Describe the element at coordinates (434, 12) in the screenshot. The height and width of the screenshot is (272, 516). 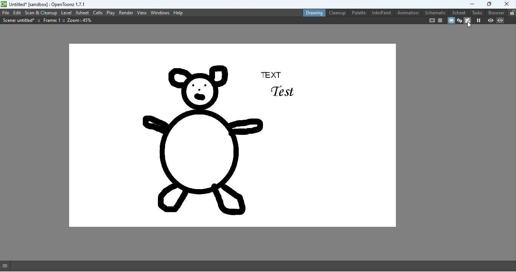
I see `Schematic` at that location.